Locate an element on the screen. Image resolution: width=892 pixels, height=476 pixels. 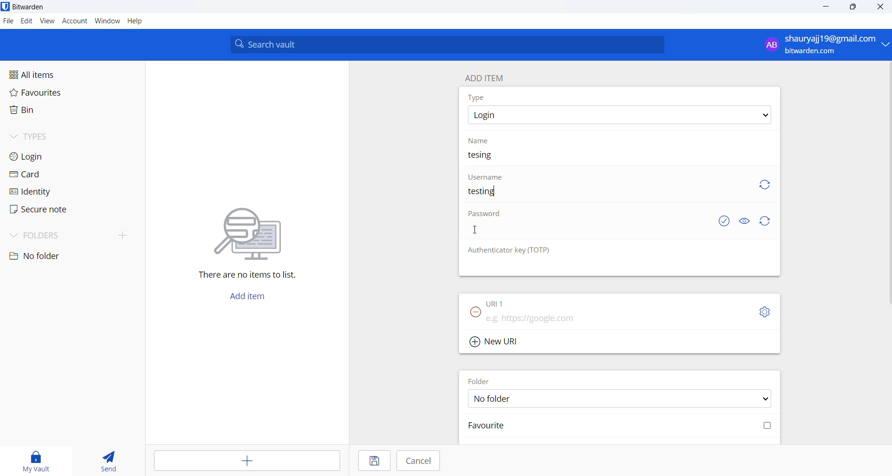
FOLDER OPTIONS is located at coordinates (624, 398).